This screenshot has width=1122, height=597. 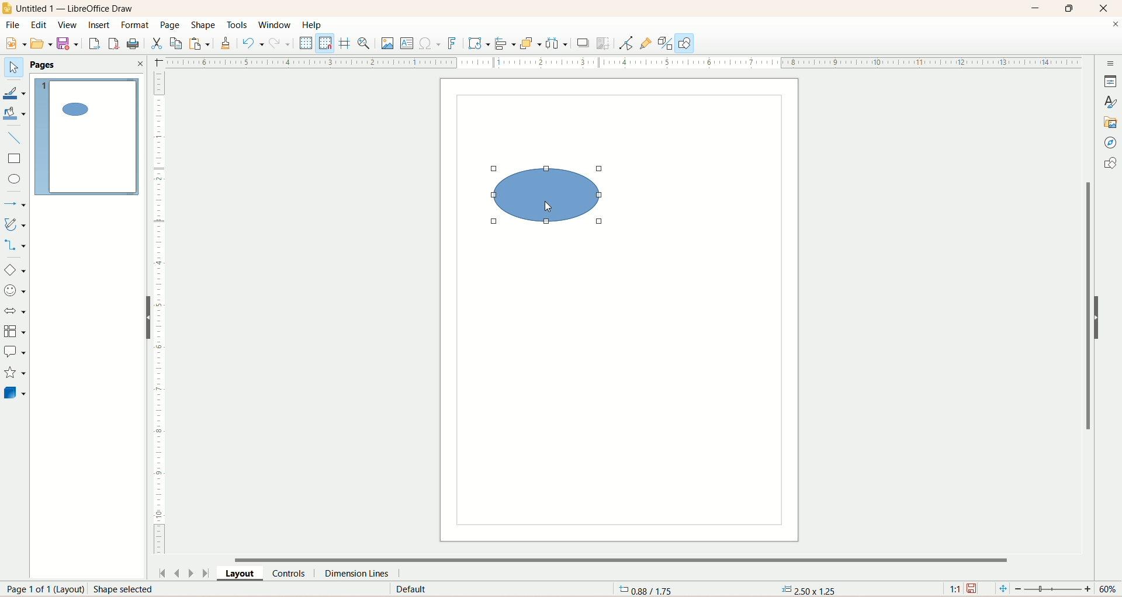 What do you see at coordinates (137, 44) in the screenshot?
I see `print` at bounding box center [137, 44].